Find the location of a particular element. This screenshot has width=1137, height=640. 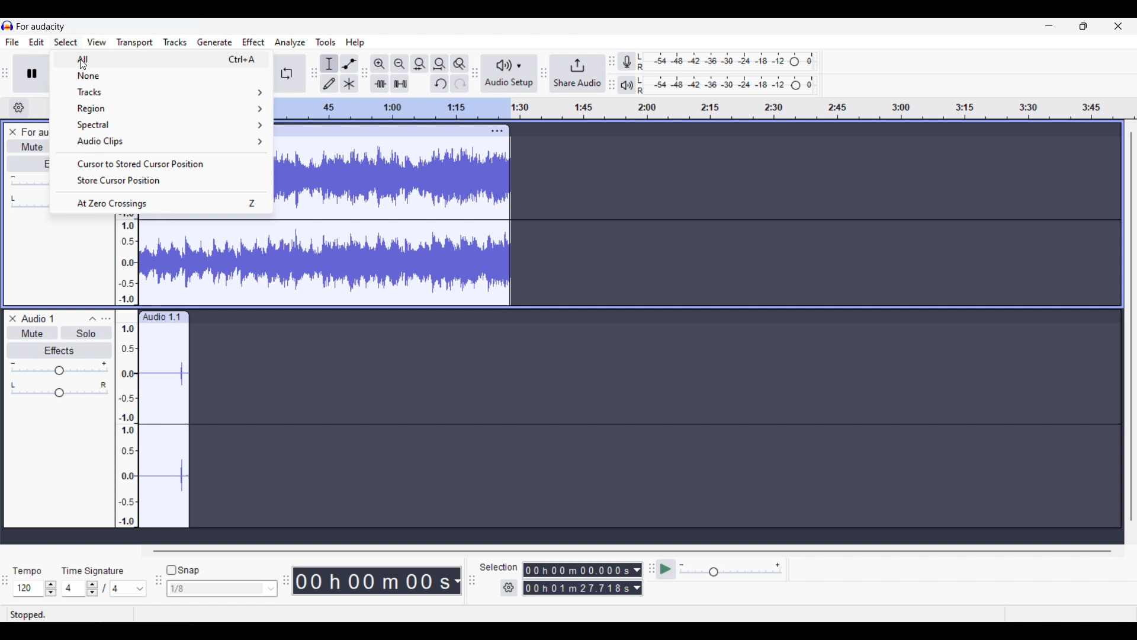

timeline is located at coordinates (706, 108).